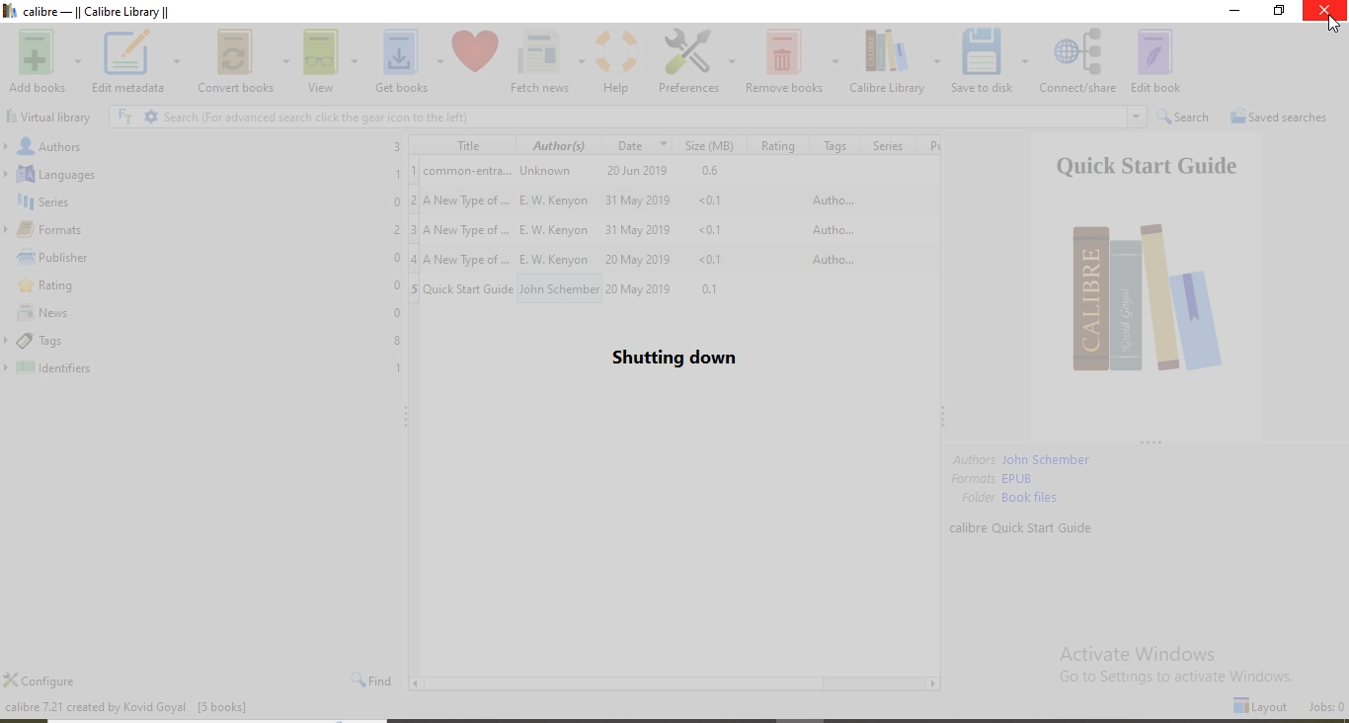 The image size is (1349, 723). What do you see at coordinates (559, 144) in the screenshot?
I see `Author` at bounding box center [559, 144].